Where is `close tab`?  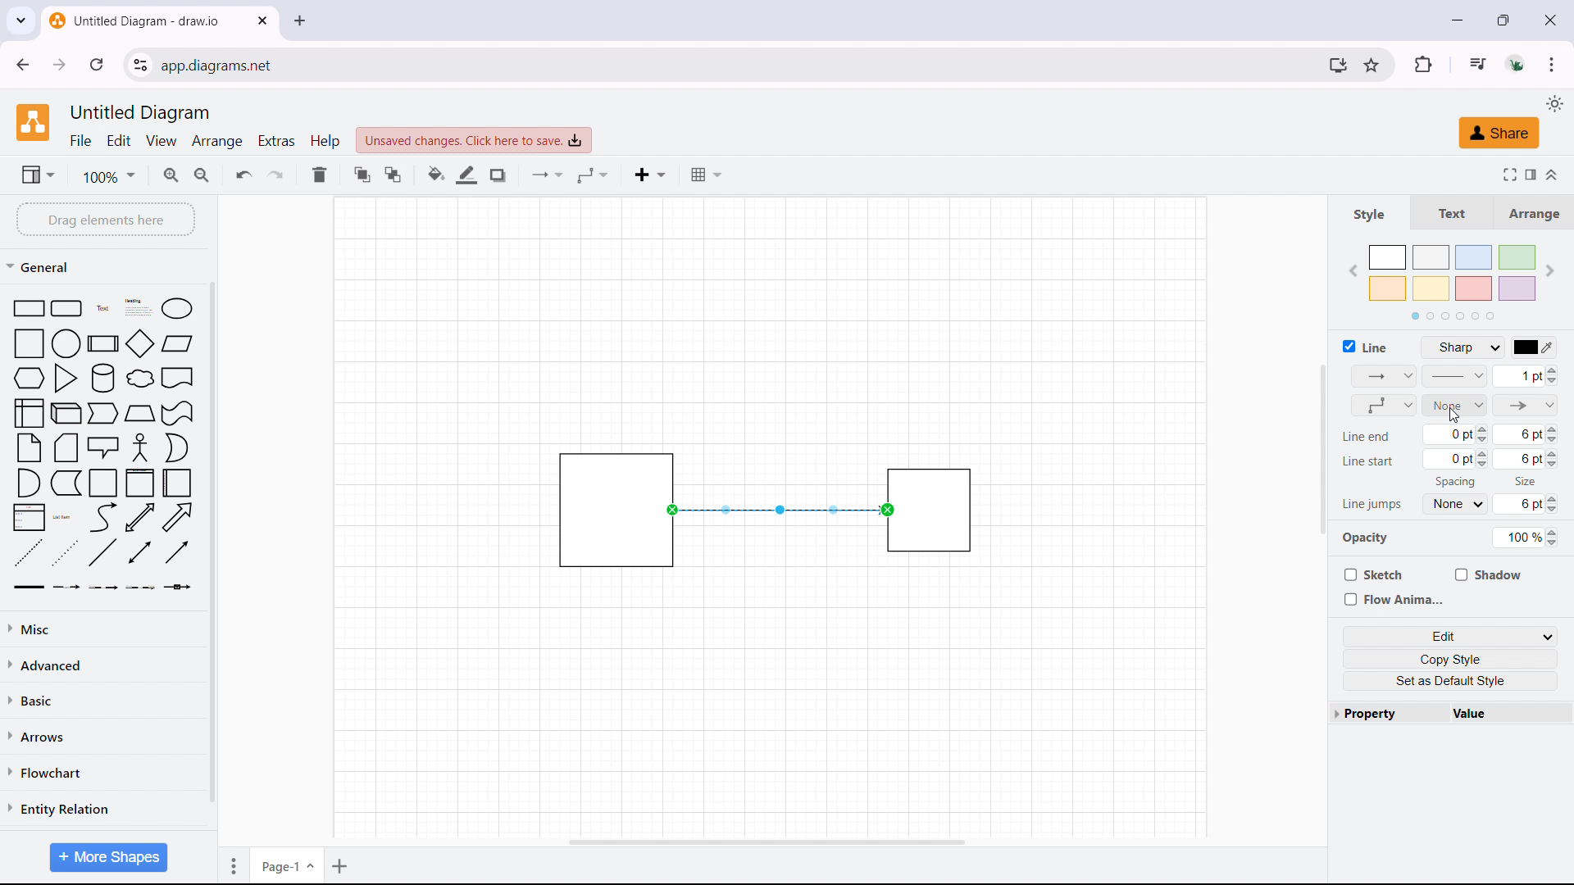
close tab is located at coordinates (262, 20).